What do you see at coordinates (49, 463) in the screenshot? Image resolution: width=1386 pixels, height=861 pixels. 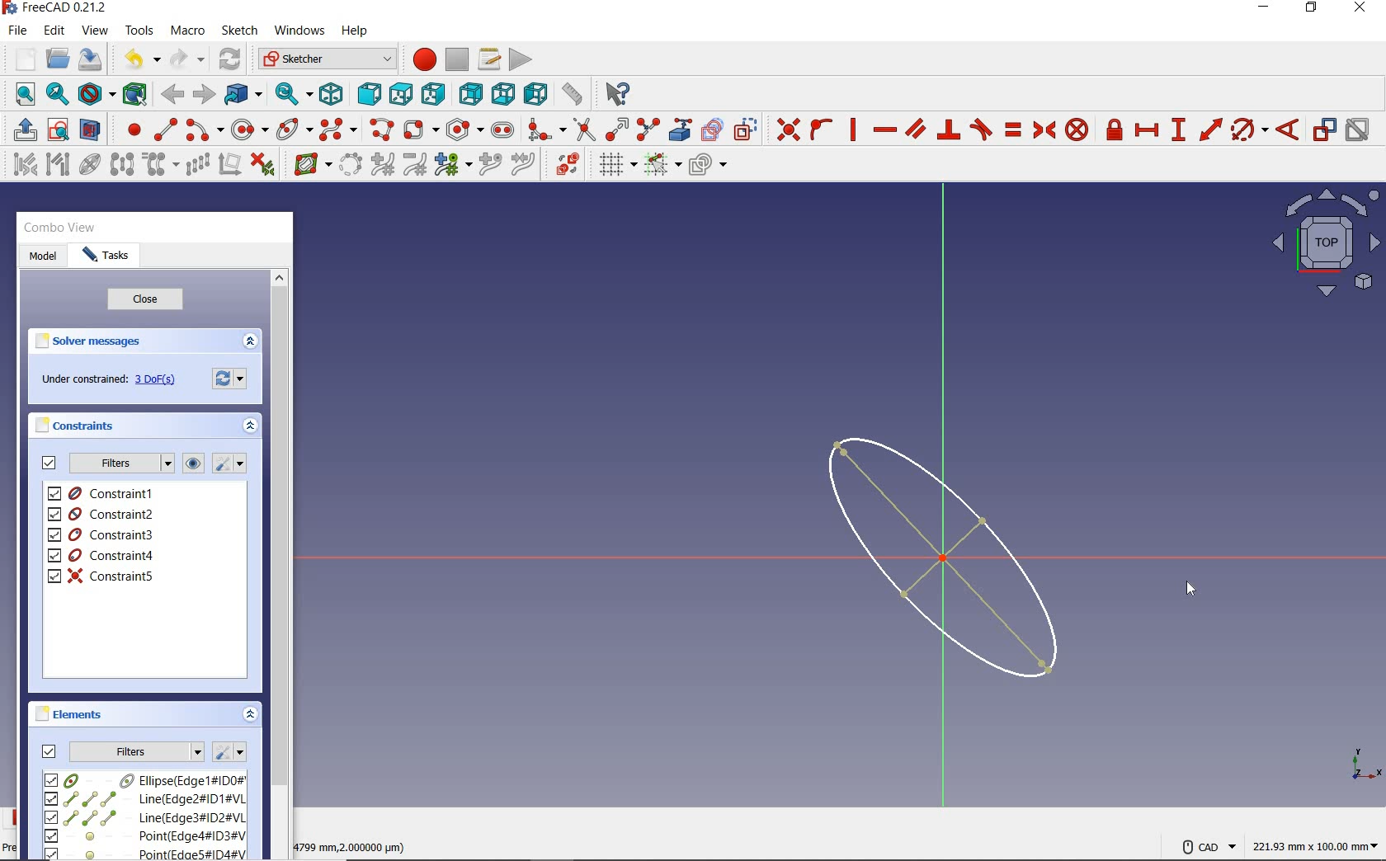 I see `check to toggle filters` at bounding box center [49, 463].